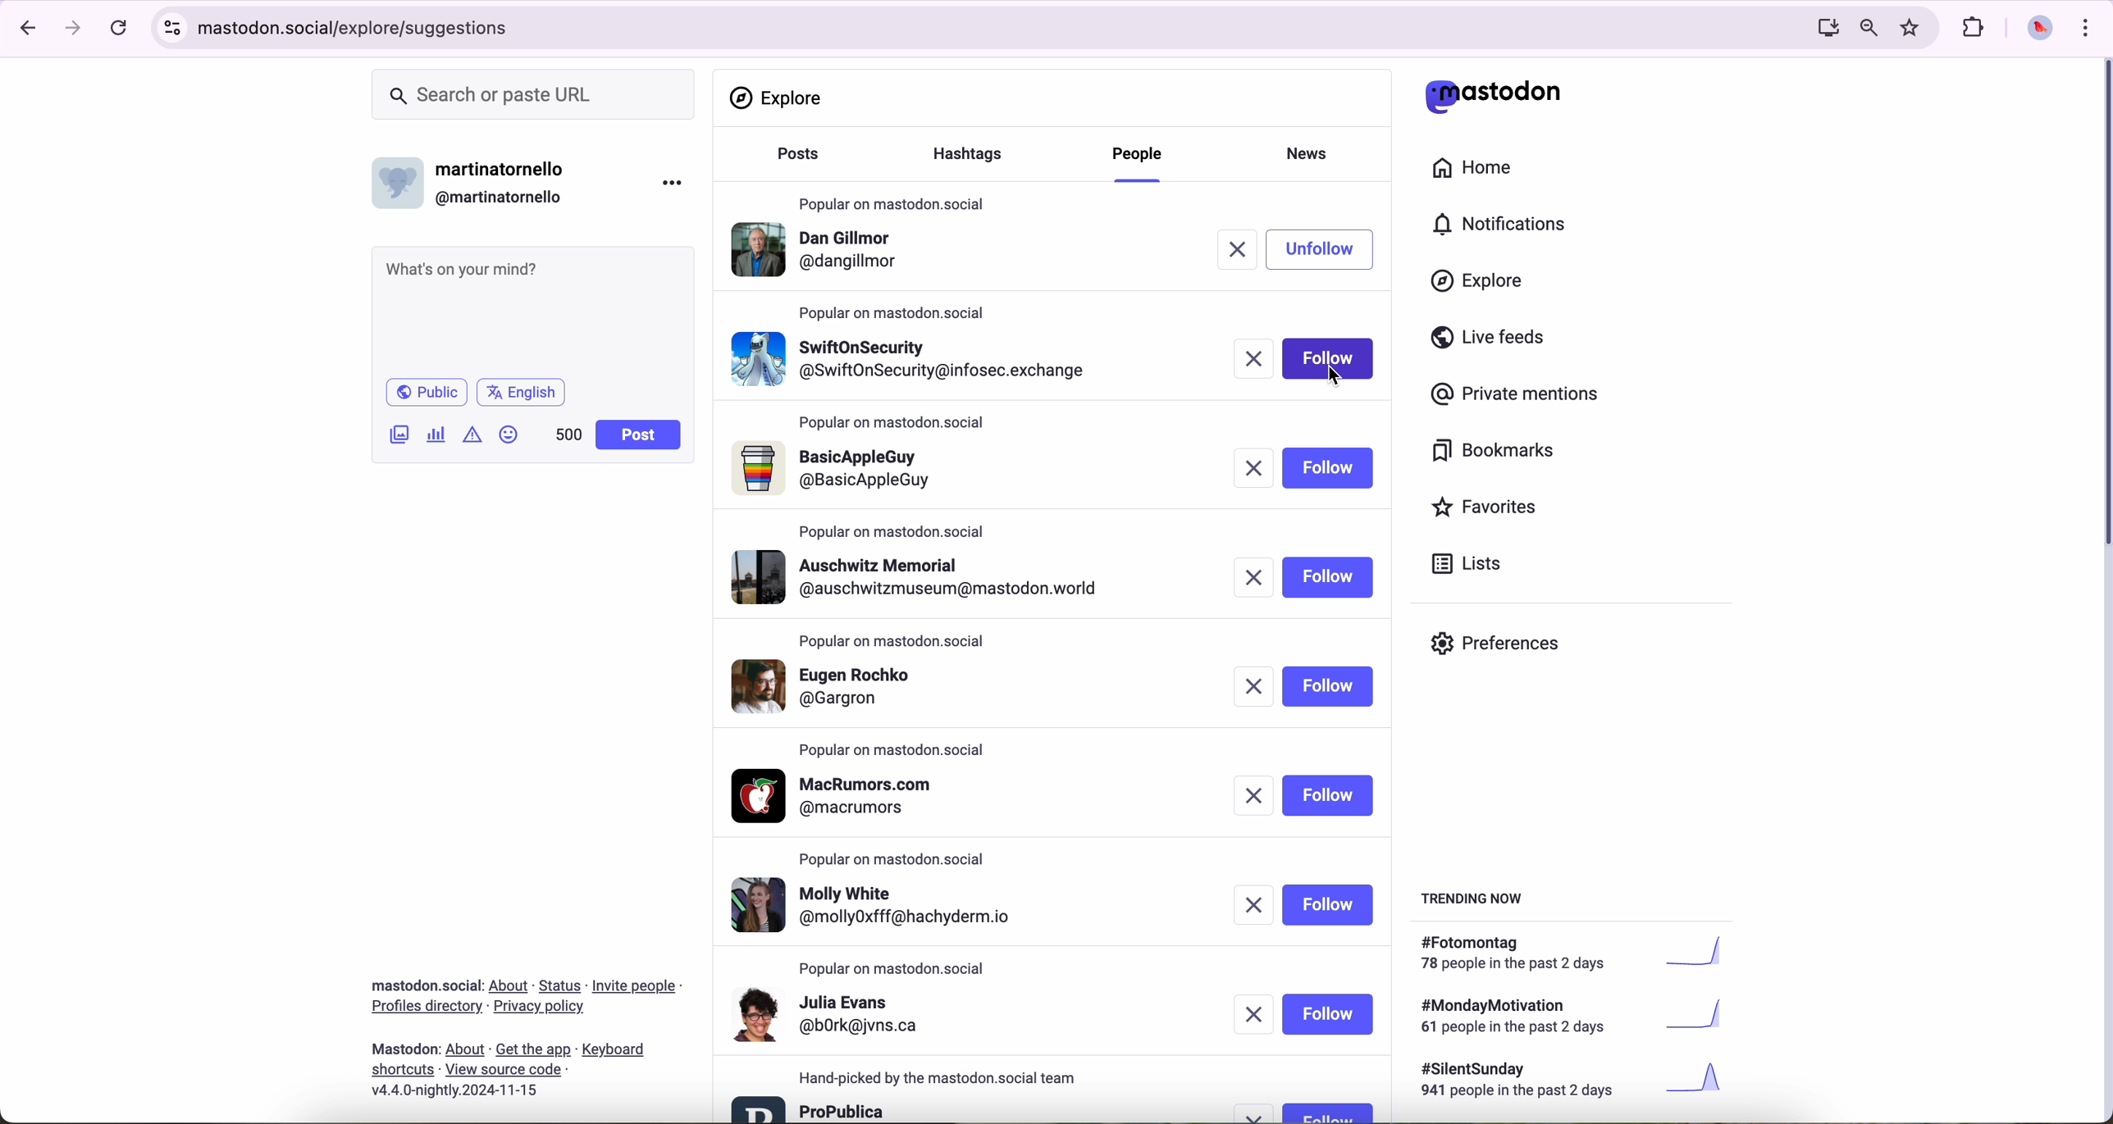 The image size is (2113, 1124). I want to click on live feeds, so click(1494, 341).